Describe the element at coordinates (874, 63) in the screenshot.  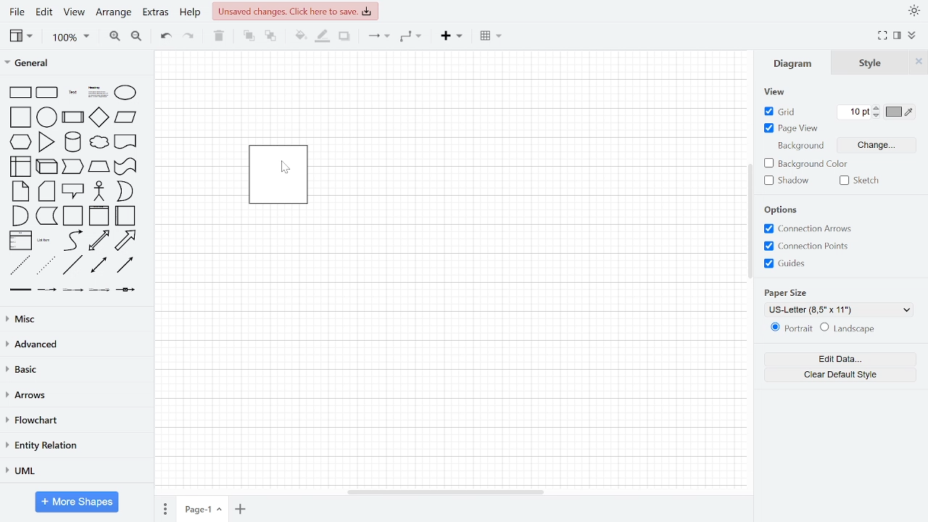
I see `style` at that location.